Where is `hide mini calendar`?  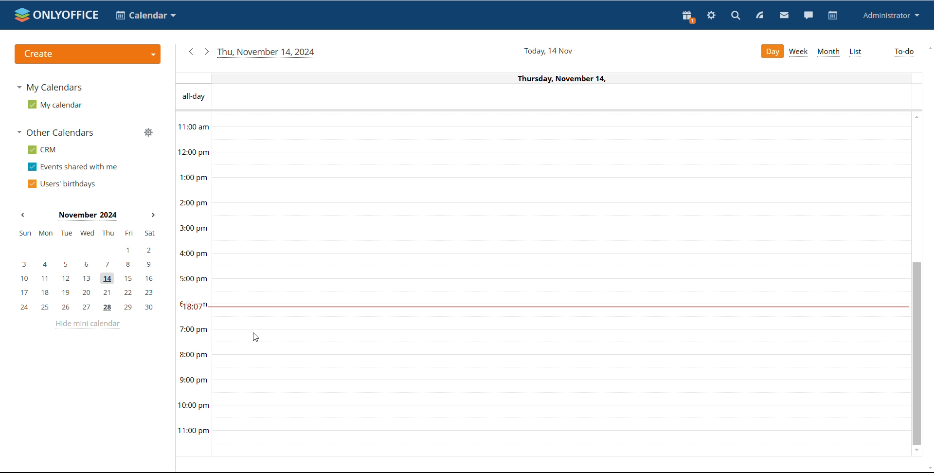
hide mini calendar is located at coordinates (87, 325).